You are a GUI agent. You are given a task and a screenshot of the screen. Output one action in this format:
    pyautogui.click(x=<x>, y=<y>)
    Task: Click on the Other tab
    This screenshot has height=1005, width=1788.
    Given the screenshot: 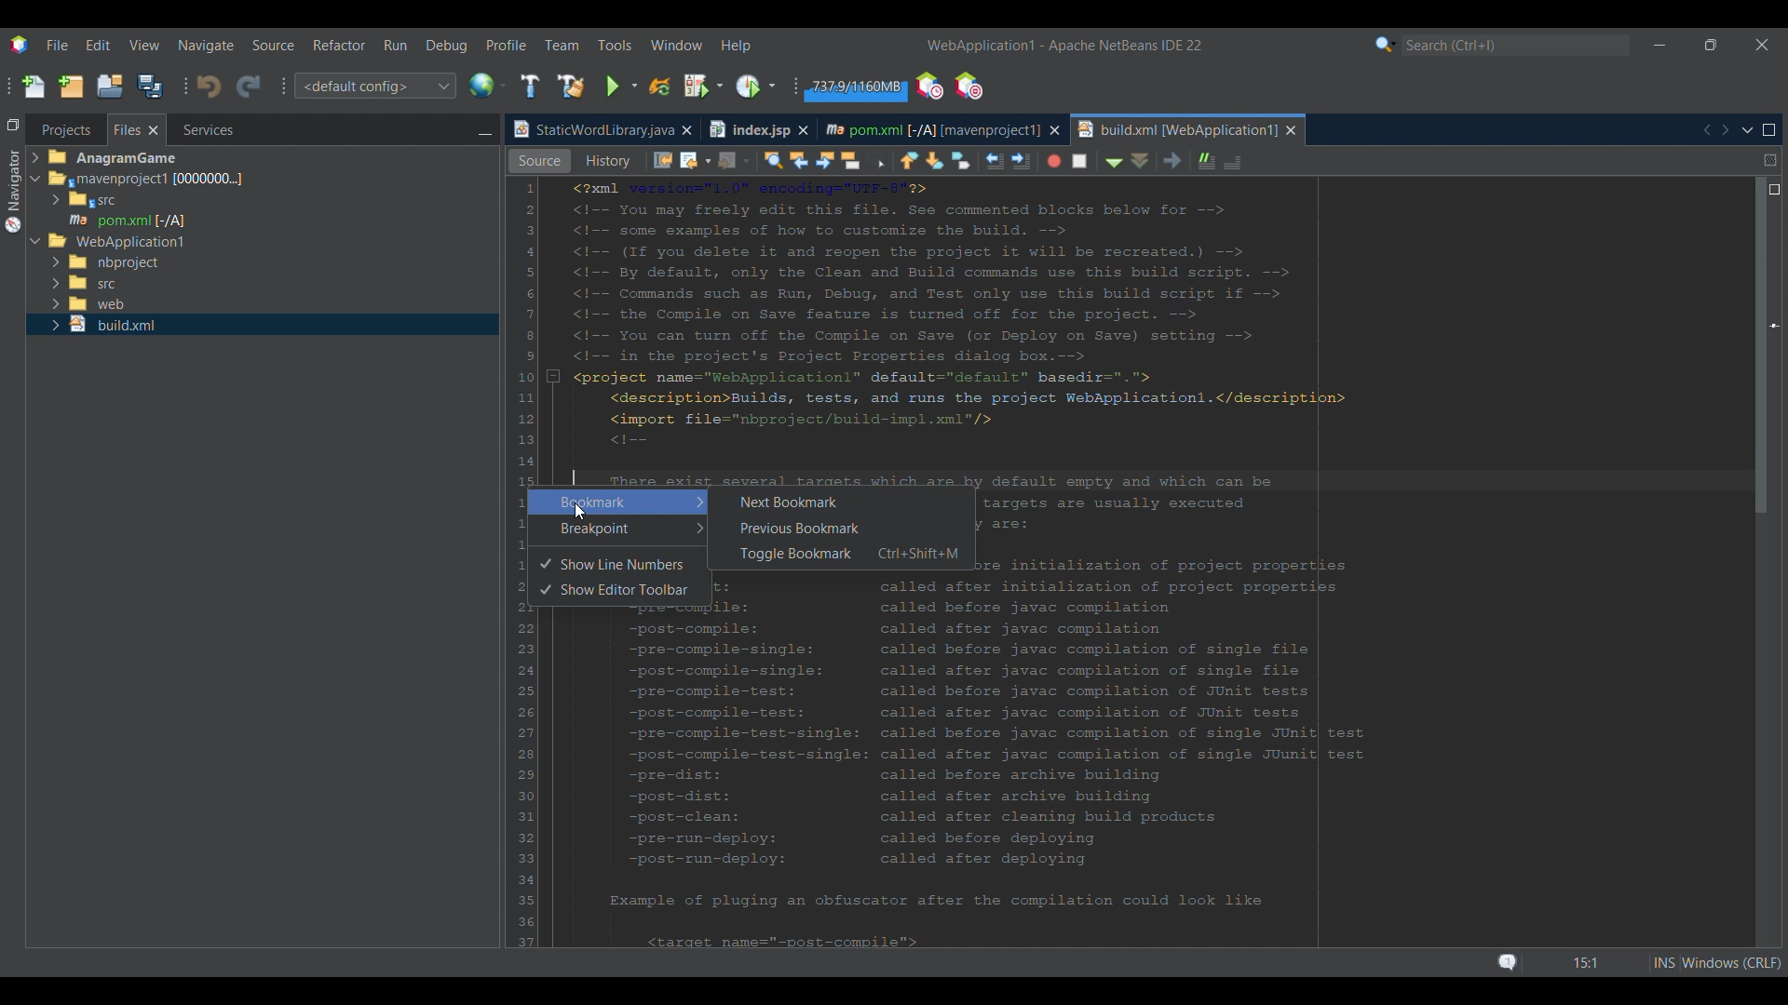 What is the action you would take?
    pyautogui.click(x=757, y=129)
    